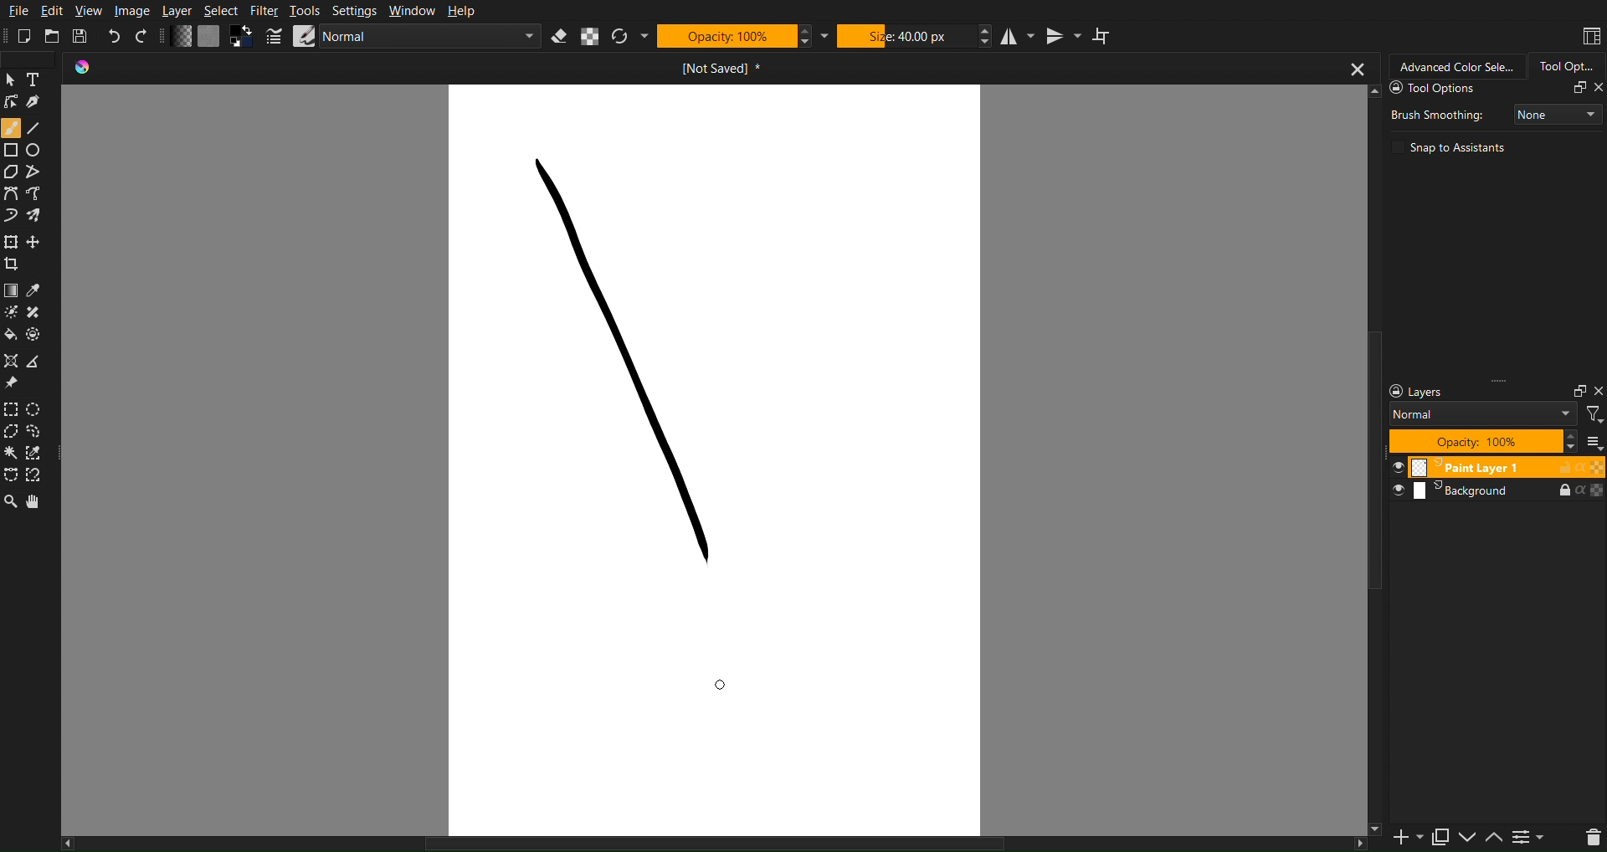 This screenshot has height=852, width=1607. Describe the element at coordinates (1406, 839) in the screenshot. I see `Add Slide` at that location.